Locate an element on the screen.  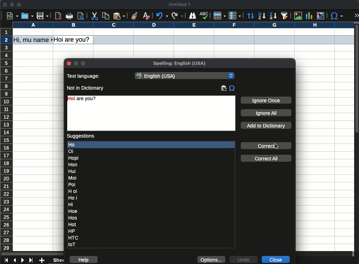
chart is located at coordinates (309, 16).